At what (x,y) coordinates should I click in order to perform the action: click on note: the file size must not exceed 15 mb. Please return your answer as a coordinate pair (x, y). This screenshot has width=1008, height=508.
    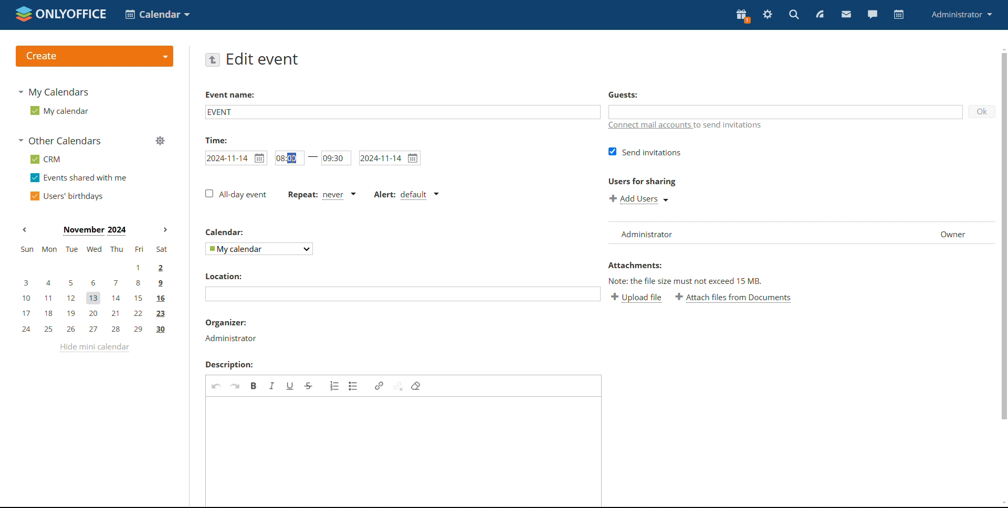
    Looking at the image, I should click on (686, 280).